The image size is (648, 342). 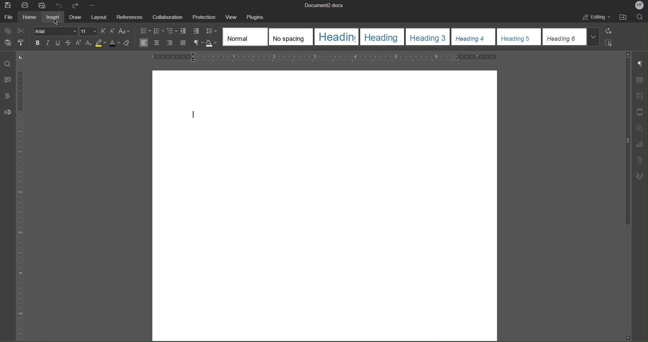 What do you see at coordinates (640, 64) in the screenshot?
I see `Paragraph Settings` at bounding box center [640, 64].